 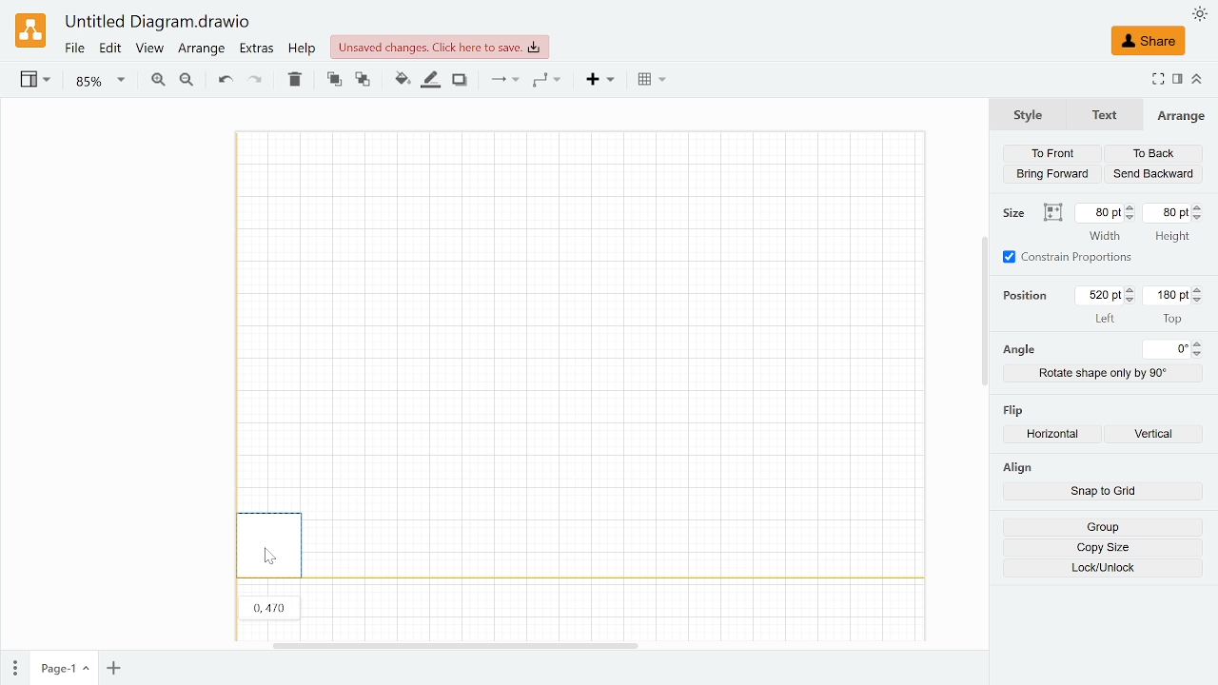 What do you see at coordinates (1197, 79) in the screenshot?
I see `Collapse /expamd` at bounding box center [1197, 79].